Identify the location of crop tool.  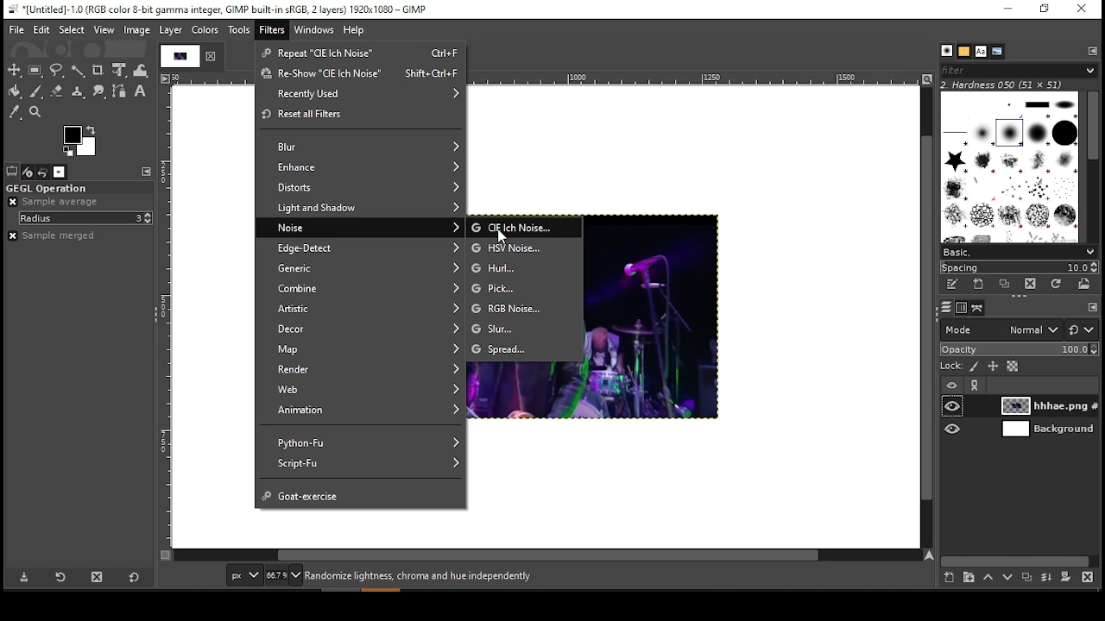
(98, 70).